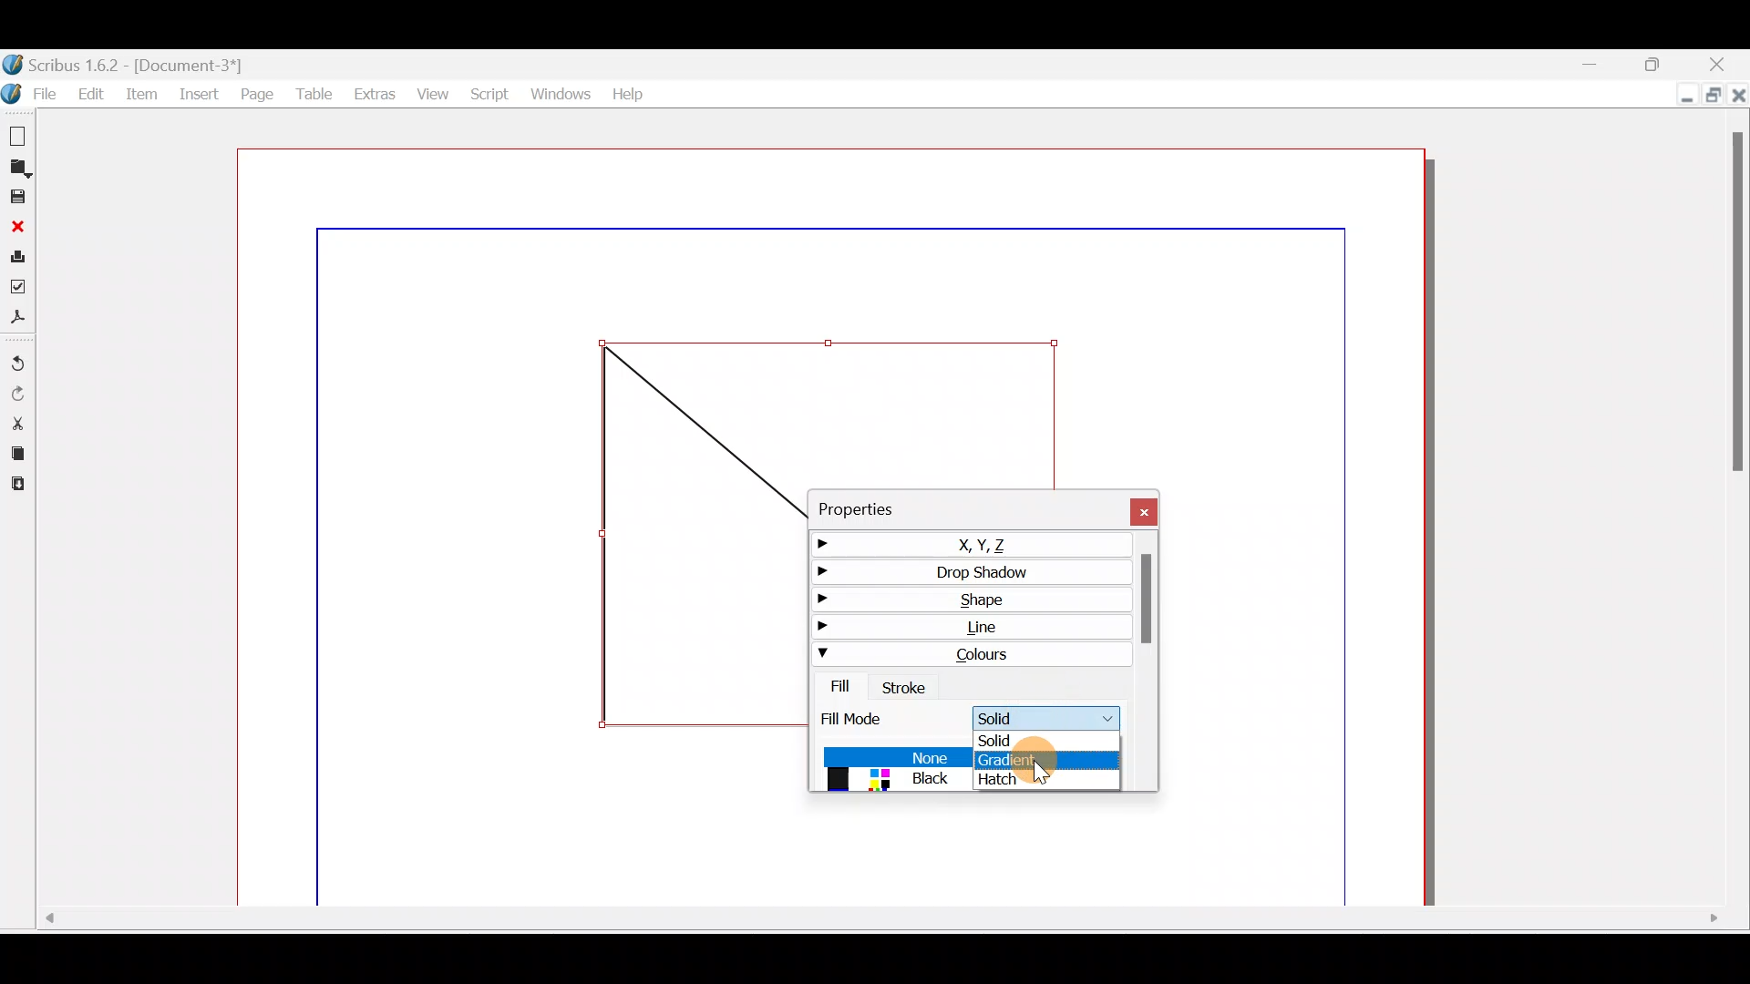 The height and width of the screenshot is (984, 1750). What do you see at coordinates (1144, 507) in the screenshot?
I see `Close` at bounding box center [1144, 507].